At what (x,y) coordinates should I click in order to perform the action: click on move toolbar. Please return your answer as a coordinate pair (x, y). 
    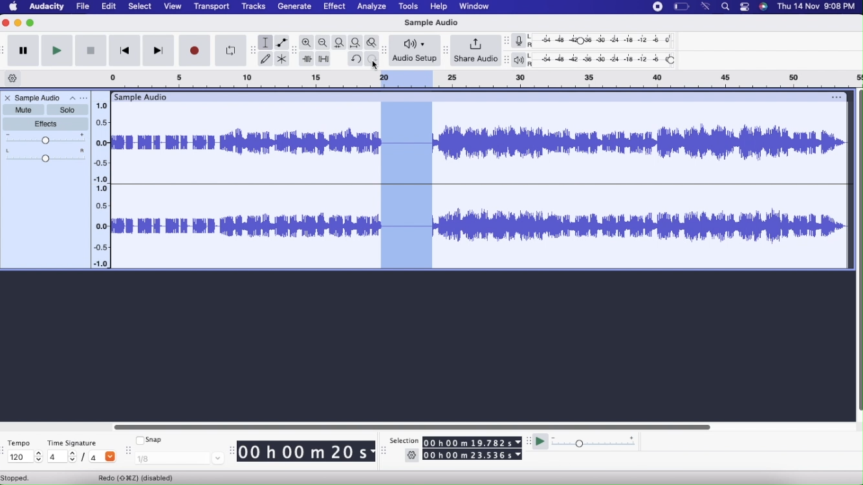
    Looking at the image, I should click on (528, 441).